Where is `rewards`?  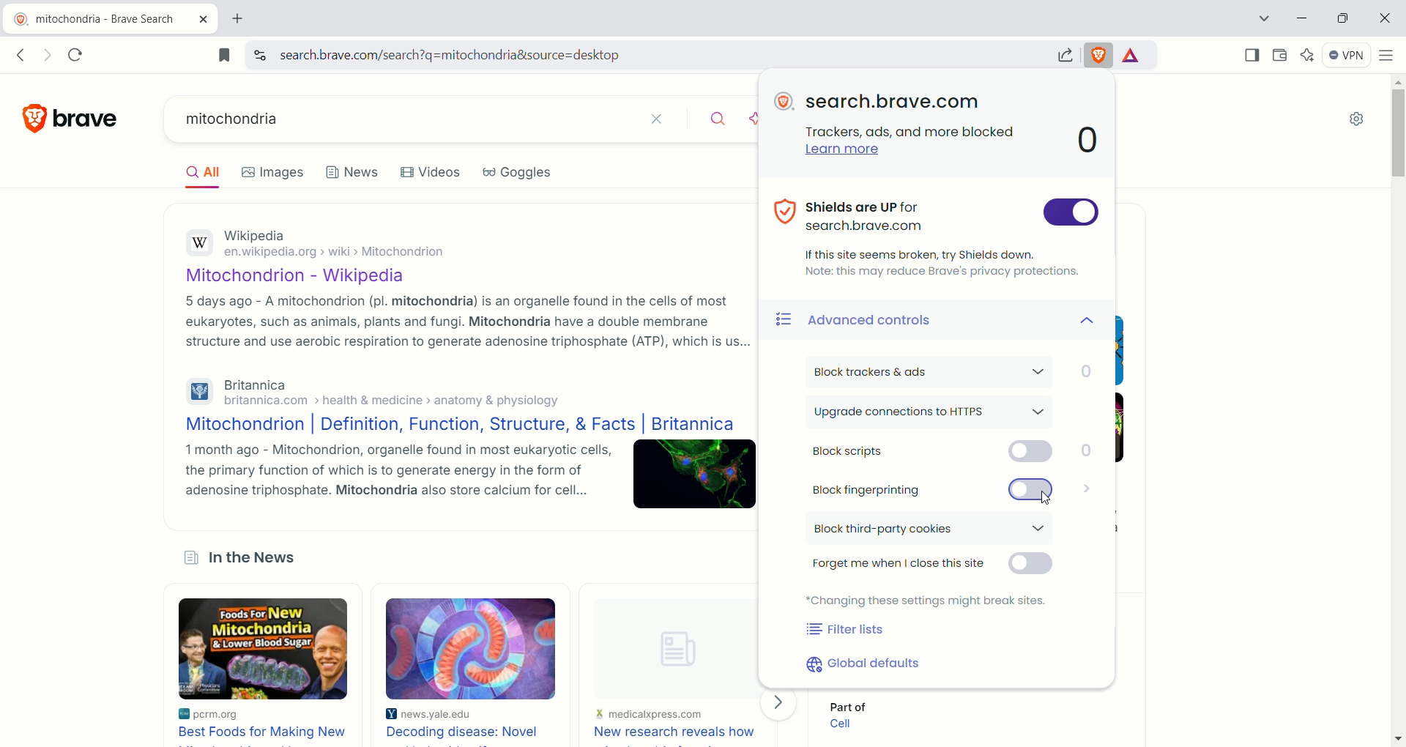 rewards is located at coordinates (1133, 56).